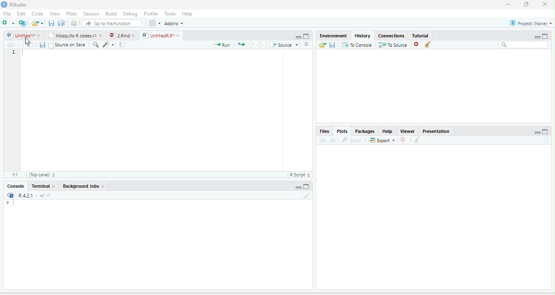 This screenshot has width=555, height=295. I want to click on Minimize, so click(298, 37).